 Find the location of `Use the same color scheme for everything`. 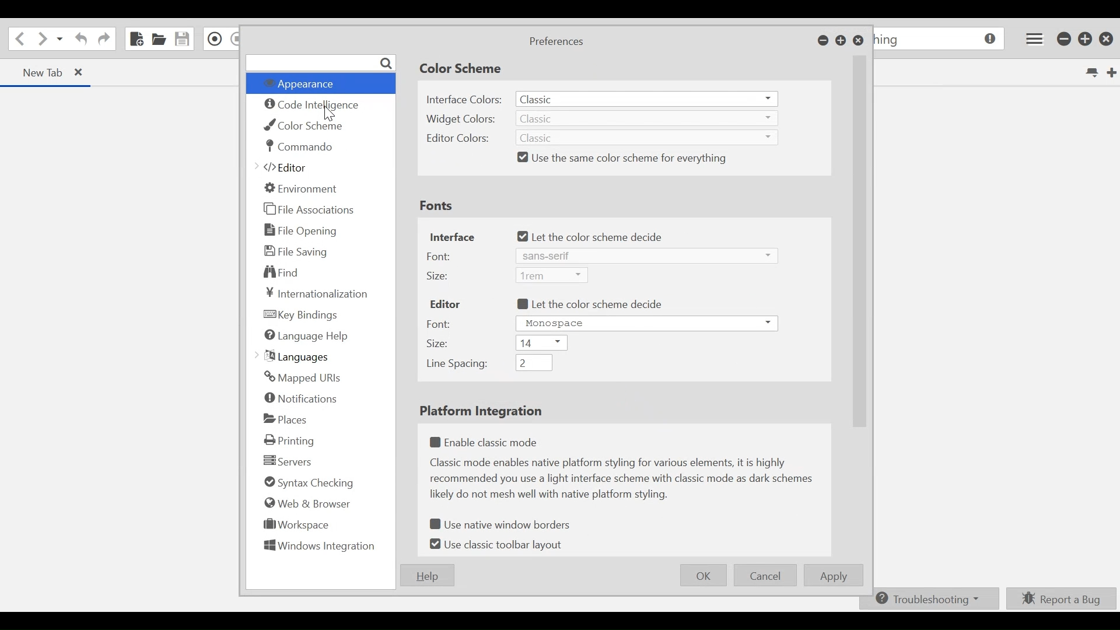

Use the same color scheme for everything is located at coordinates (624, 158).